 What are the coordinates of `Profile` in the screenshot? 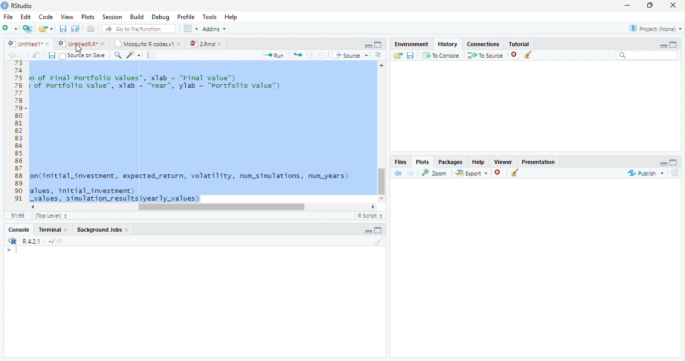 It's located at (185, 17).